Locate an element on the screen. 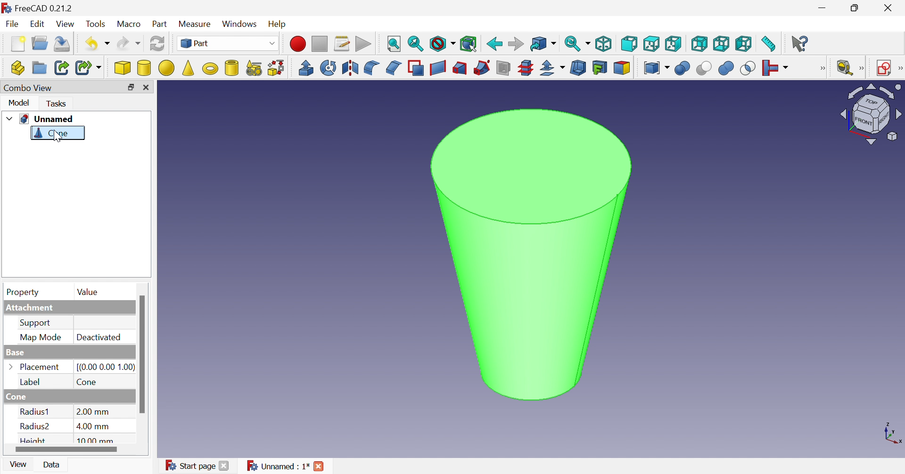 This screenshot has height=474, width=905. Macro recording is located at coordinates (298, 44).